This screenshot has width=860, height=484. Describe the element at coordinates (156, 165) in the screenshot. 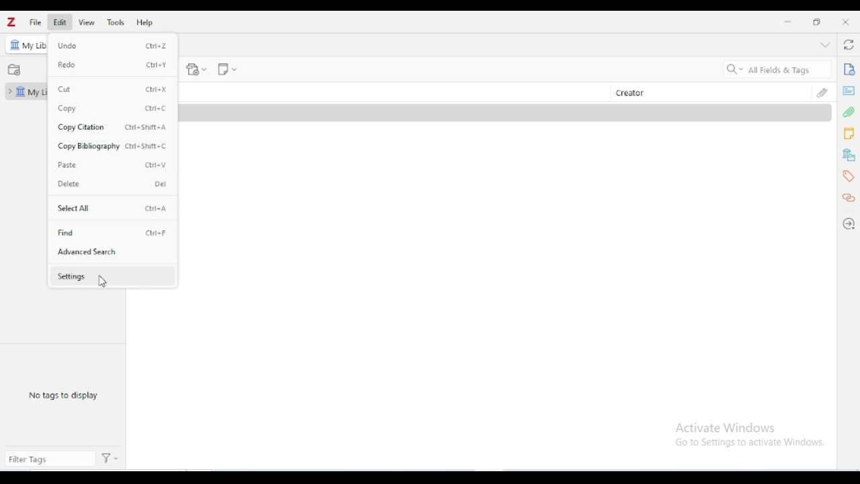

I see `ctrl+V` at that location.